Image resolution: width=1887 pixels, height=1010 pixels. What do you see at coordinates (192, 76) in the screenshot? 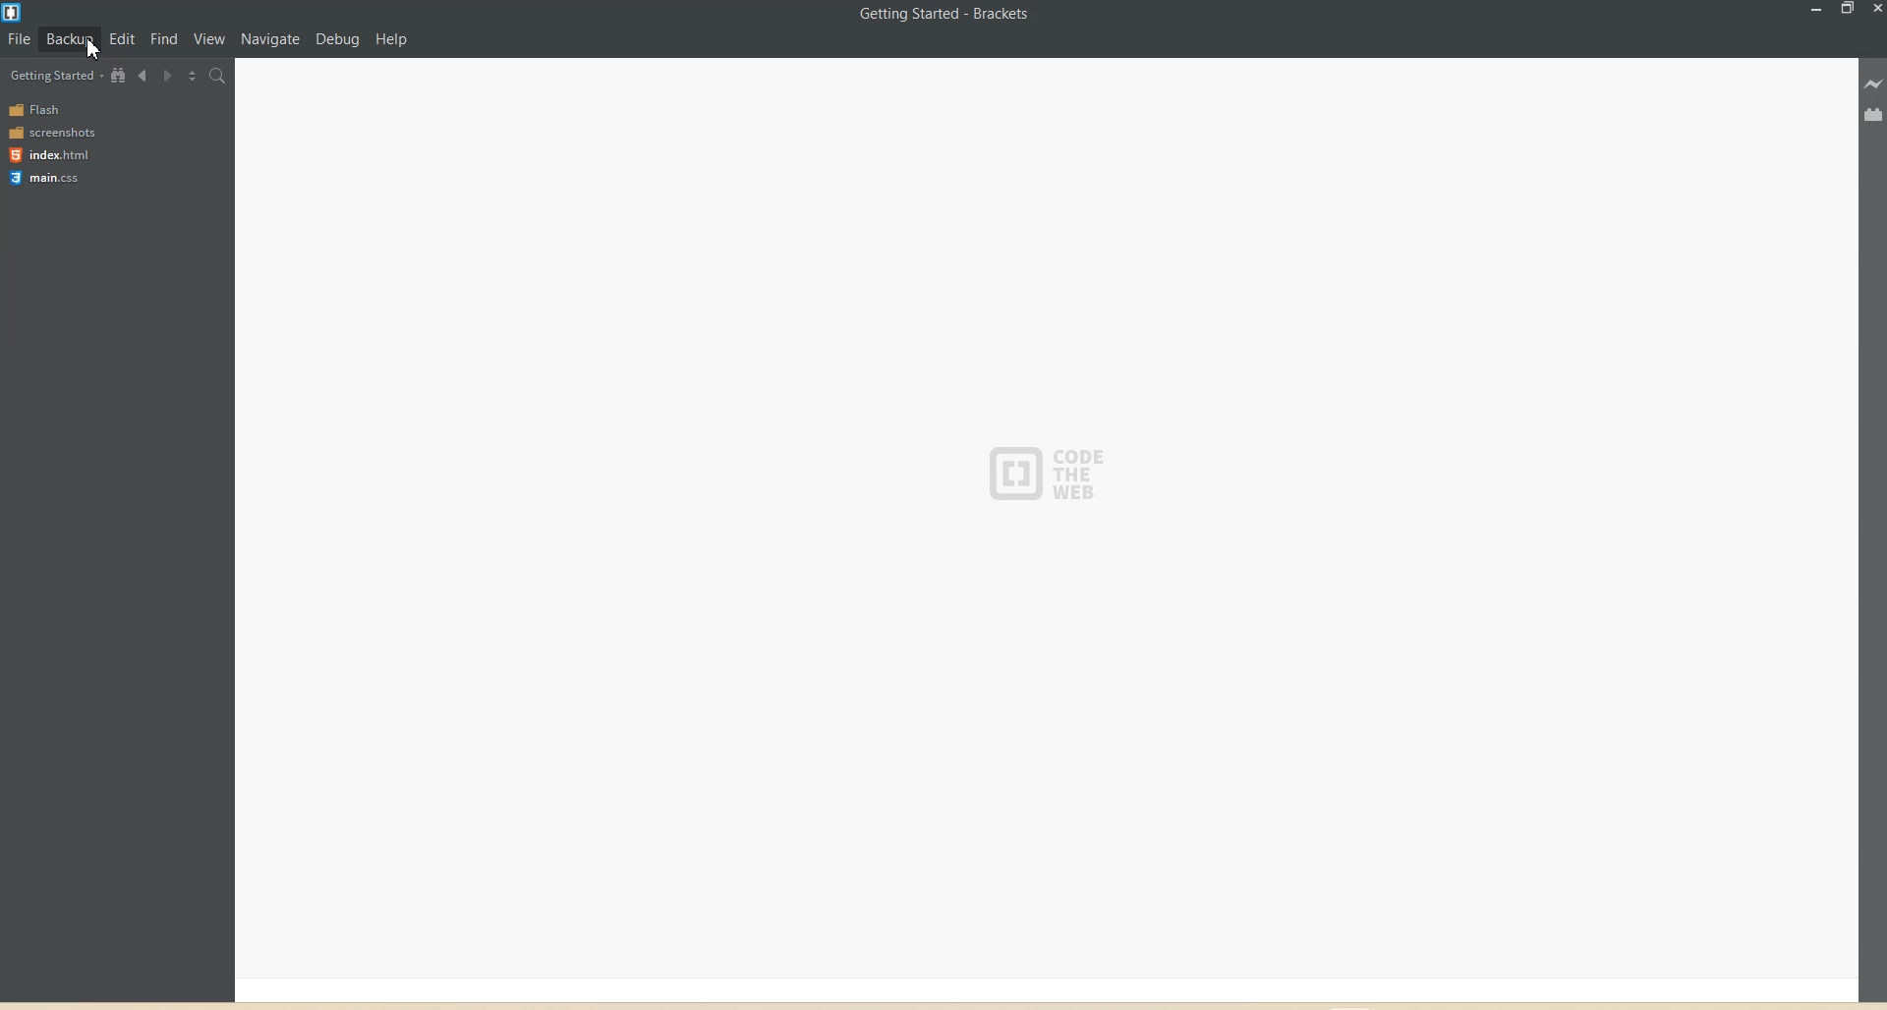
I see `Split The Editor vertically and Horizontally` at bounding box center [192, 76].